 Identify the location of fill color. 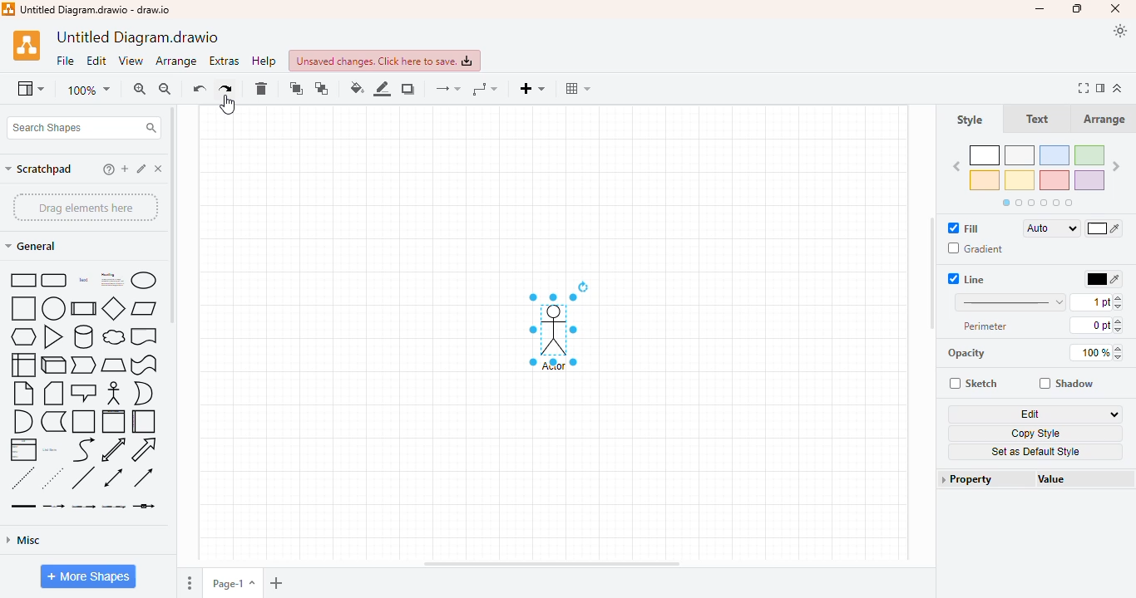
(357, 87).